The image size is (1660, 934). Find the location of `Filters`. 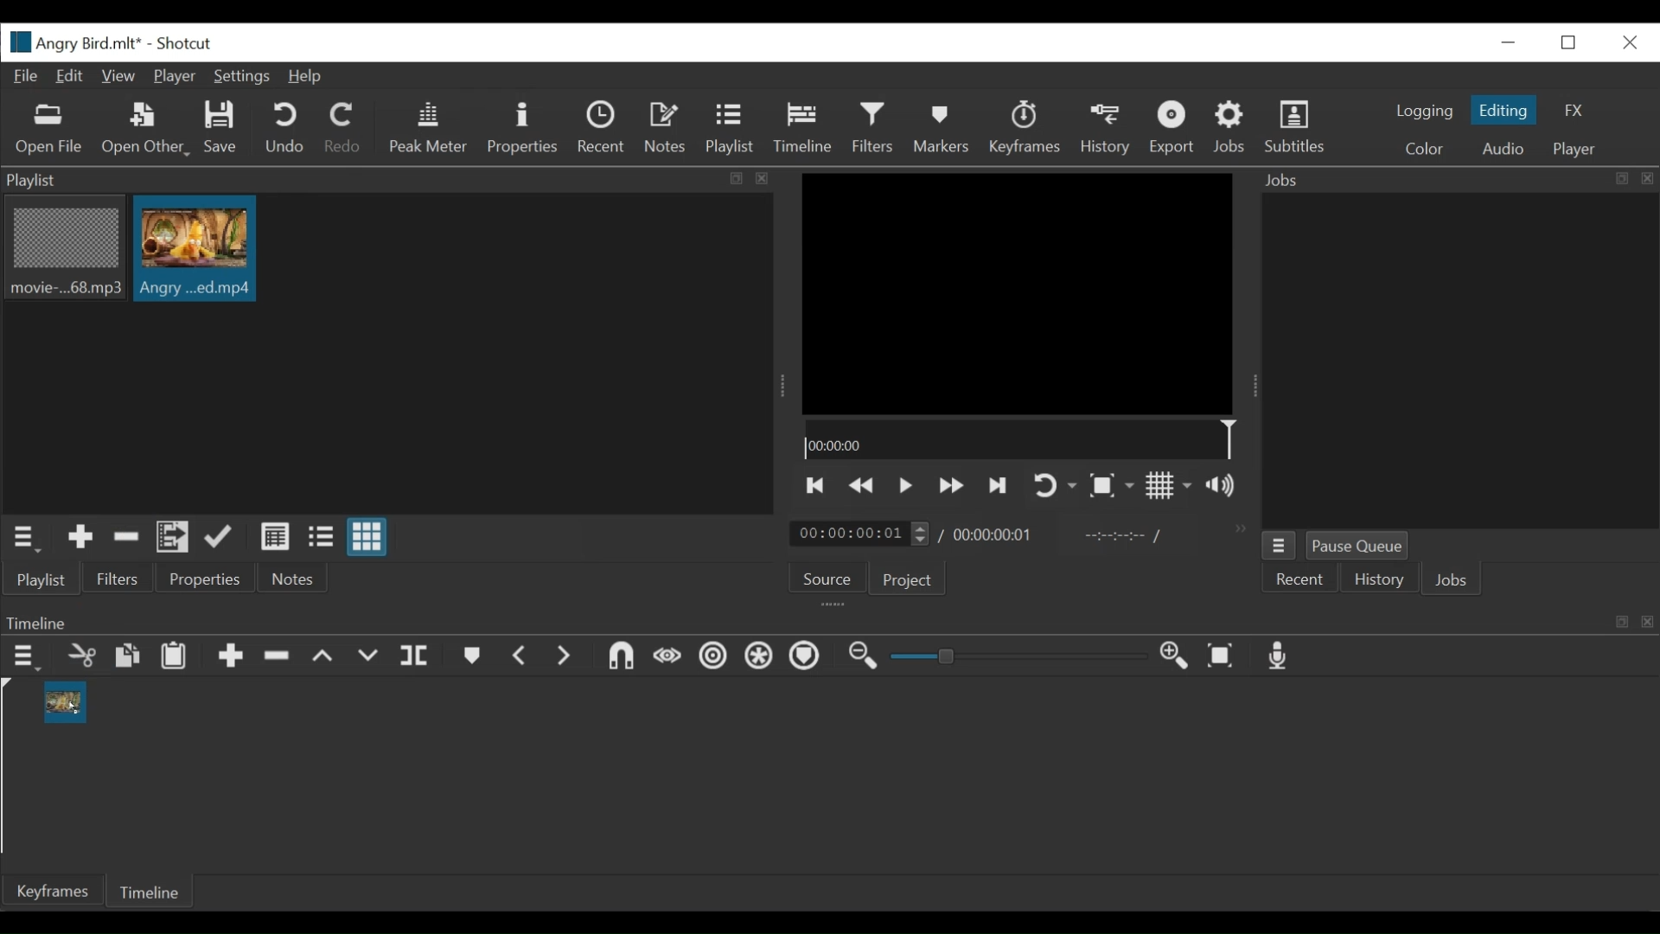

Filters is located at coordinates (873, 129).